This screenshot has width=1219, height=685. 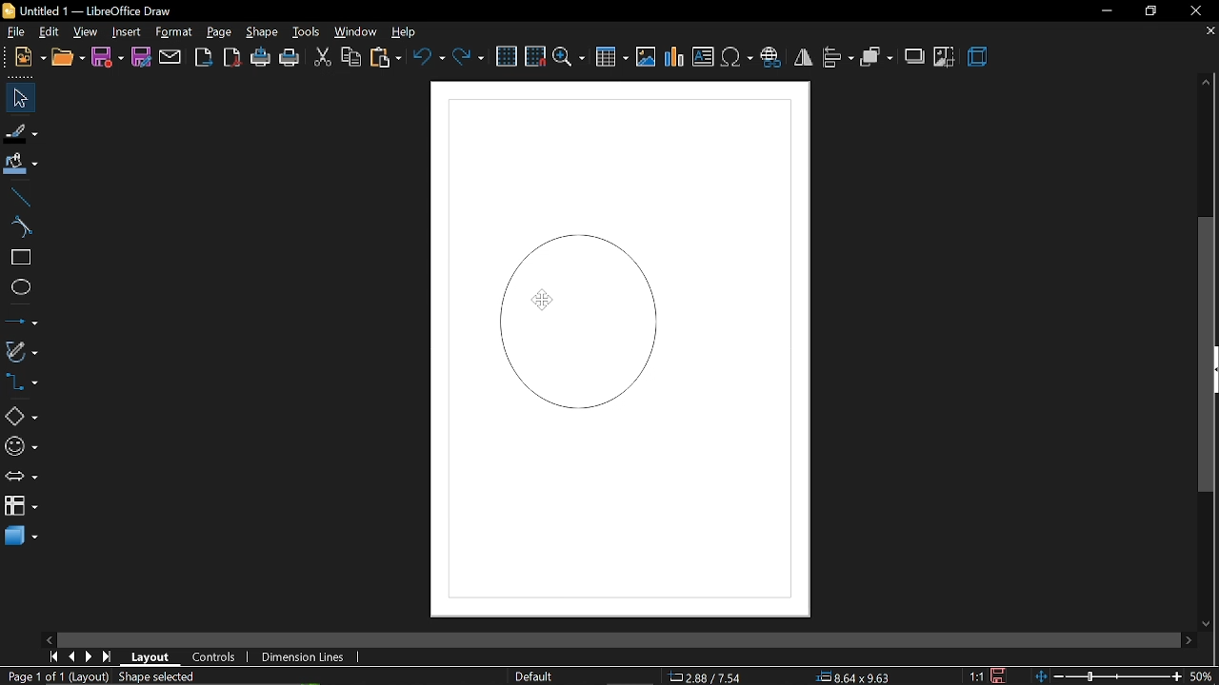 What do you see at coordinates (109, 657) in the screenshot?
I see `go to last page` at bounding box center [109, 657].